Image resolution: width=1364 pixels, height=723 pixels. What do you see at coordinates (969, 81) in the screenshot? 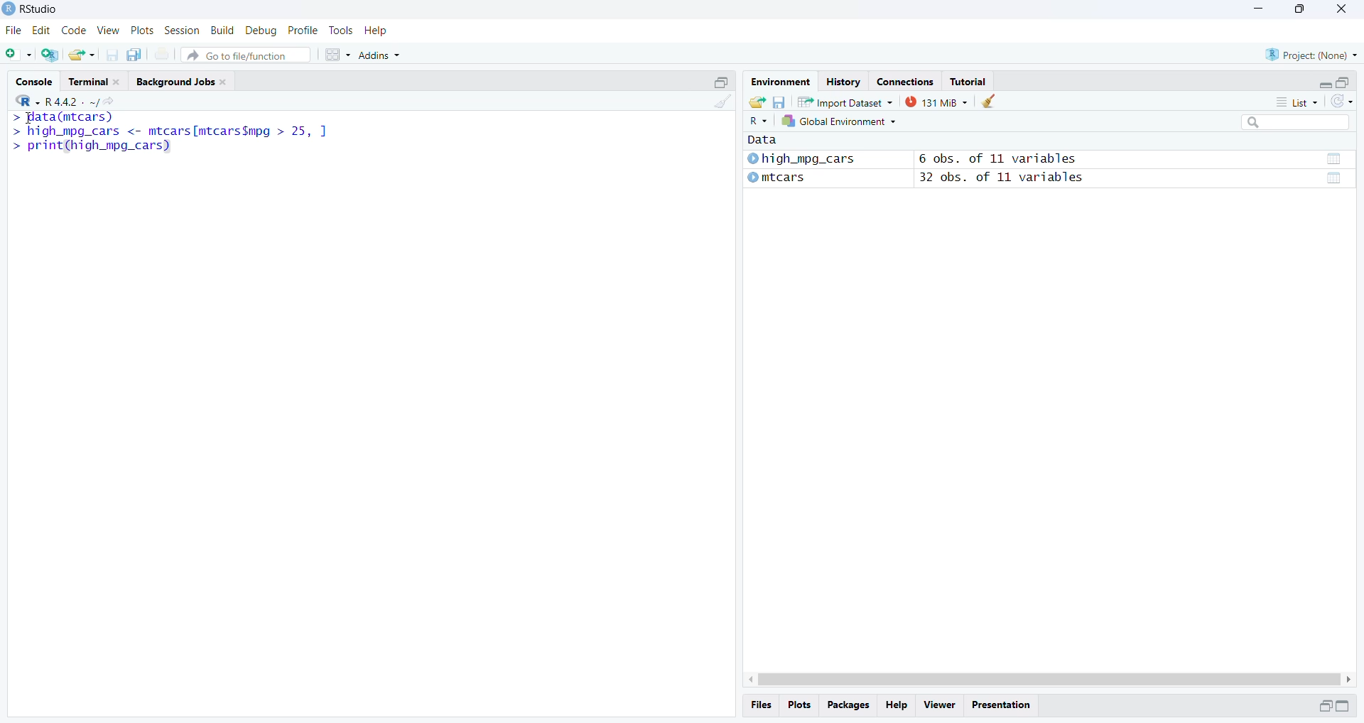
I see `Tutorial` at bounding box center [969, 81].